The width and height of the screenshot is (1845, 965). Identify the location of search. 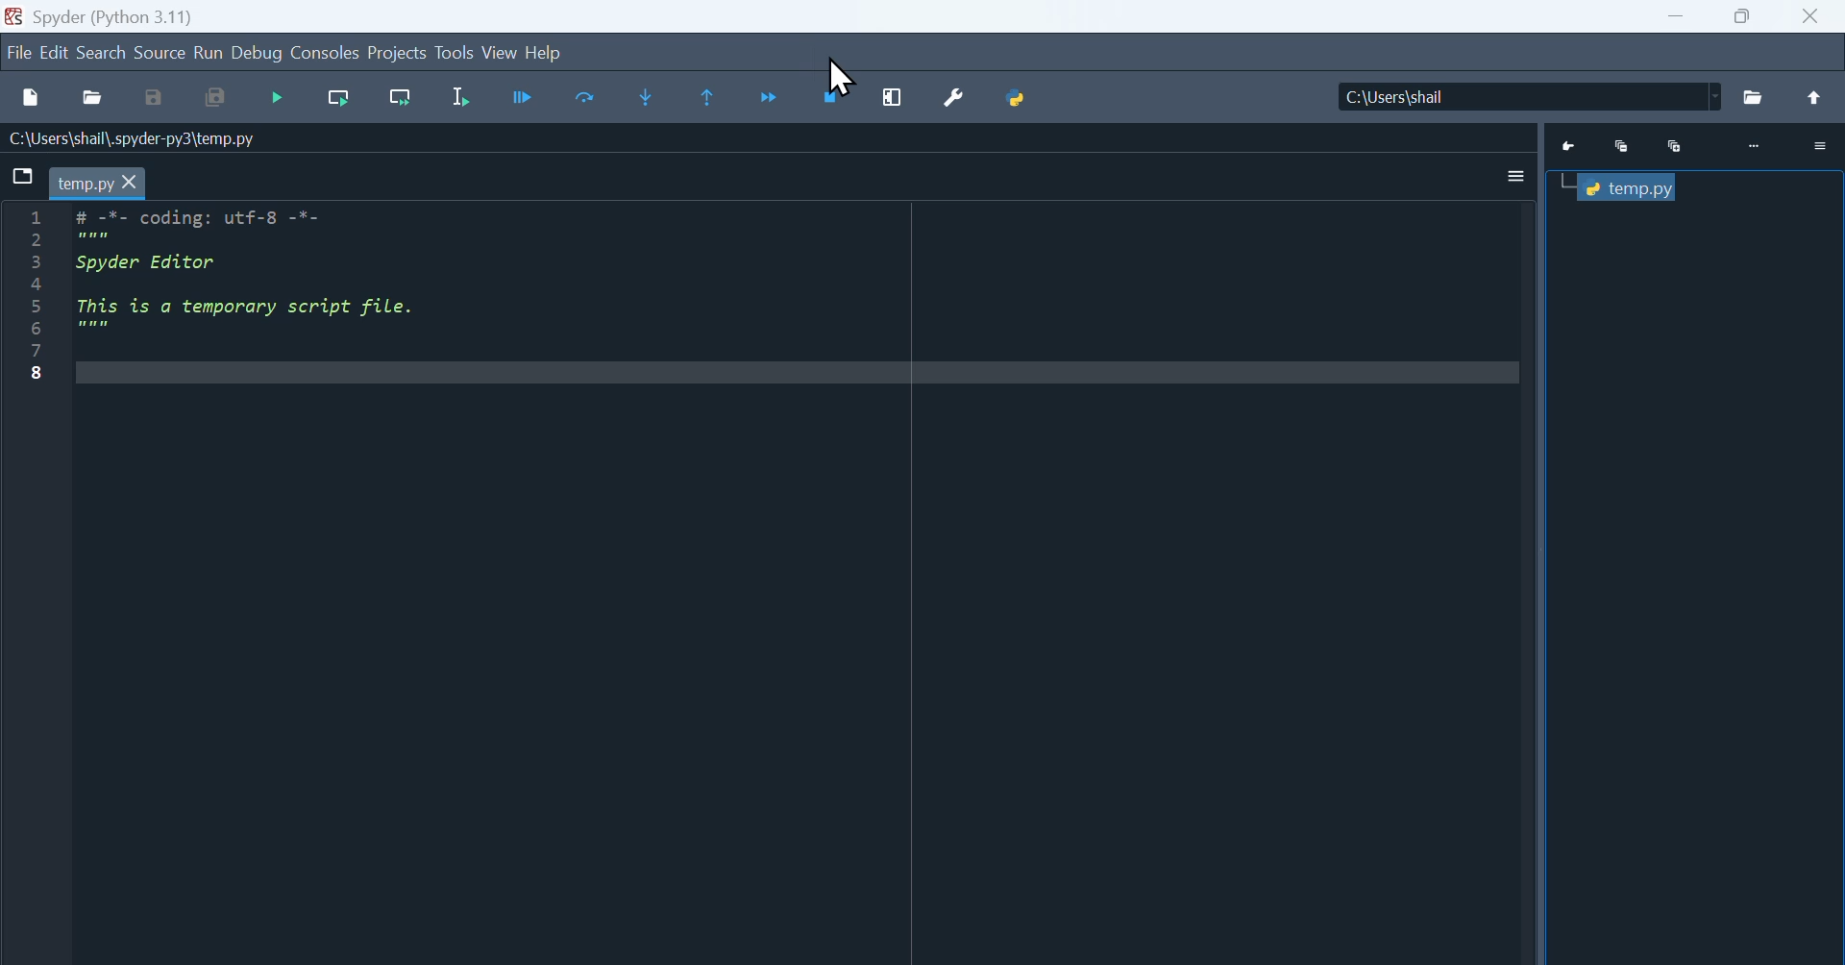
(103, 54).